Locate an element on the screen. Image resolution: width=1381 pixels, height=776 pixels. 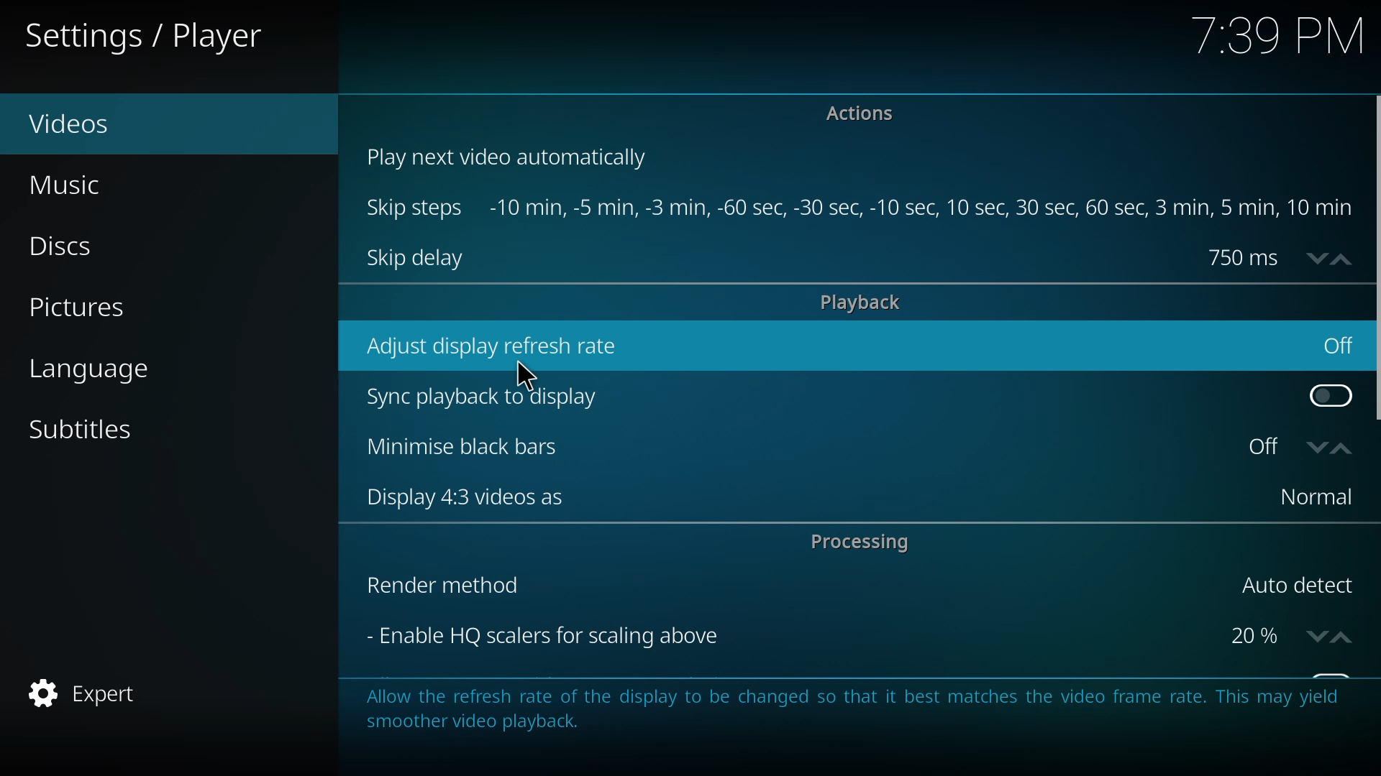
cursor is located at coordinates (529, 374).